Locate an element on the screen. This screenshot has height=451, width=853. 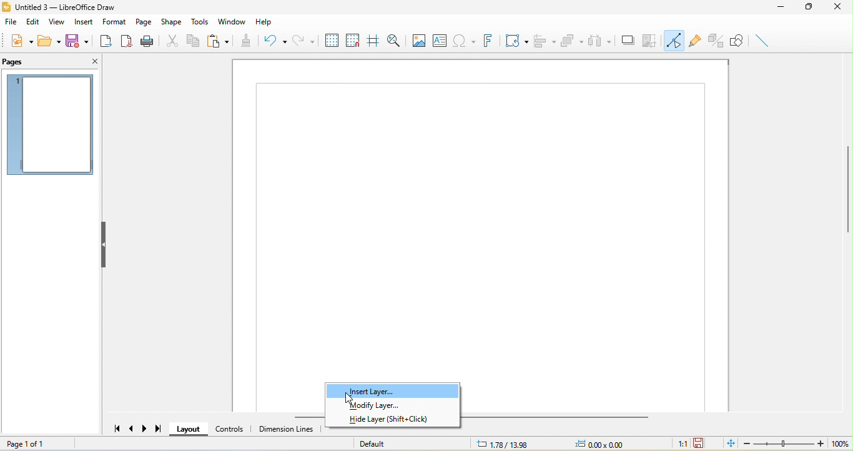
undo is located at coordinates (272, 40).